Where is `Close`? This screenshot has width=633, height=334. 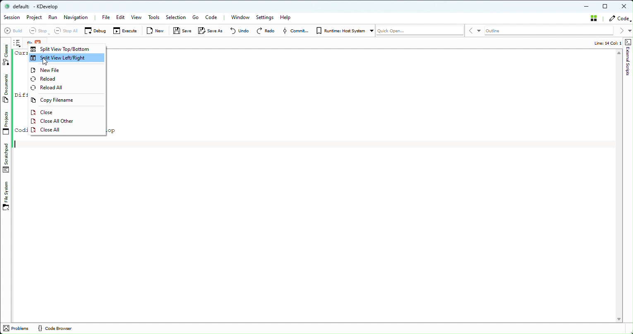 Close is located at coordinates (623, 6).